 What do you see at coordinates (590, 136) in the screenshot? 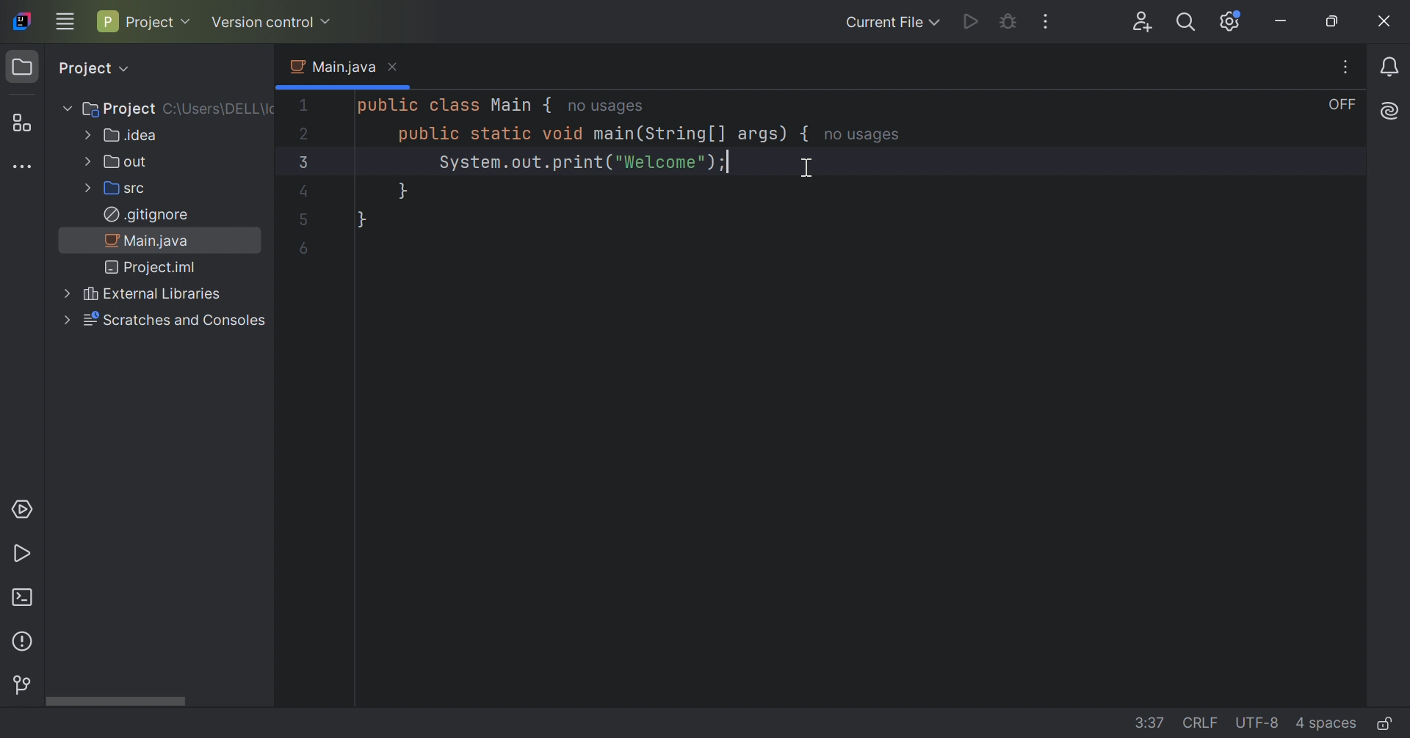
I see `public static void main(String[] args)` at bounding box center [590, 136].